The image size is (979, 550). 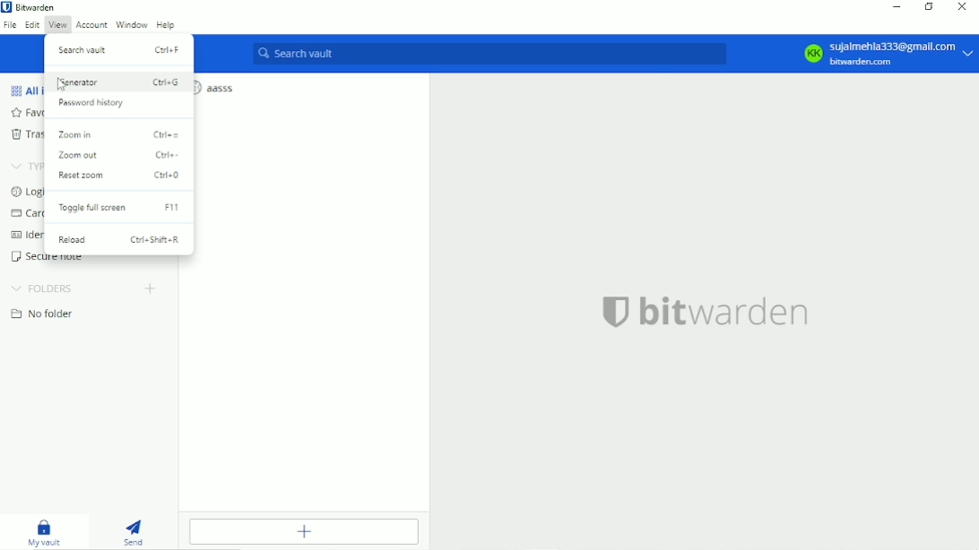 What do you see at coordinates (48, 316) in the screenshot?
I see `No folder` at bounding box center [48, 316].